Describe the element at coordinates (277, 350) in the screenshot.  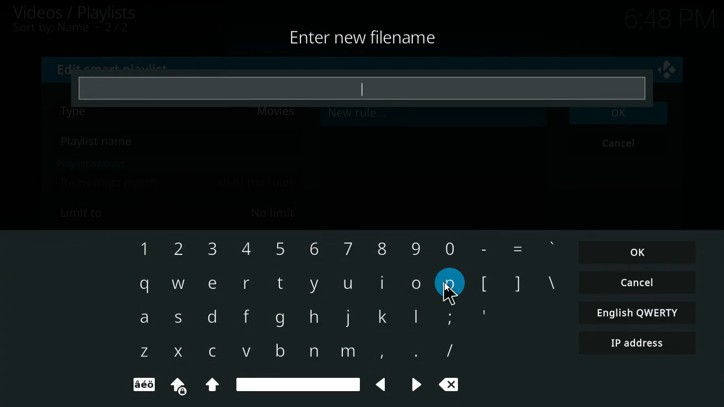
I see `b` at that location.